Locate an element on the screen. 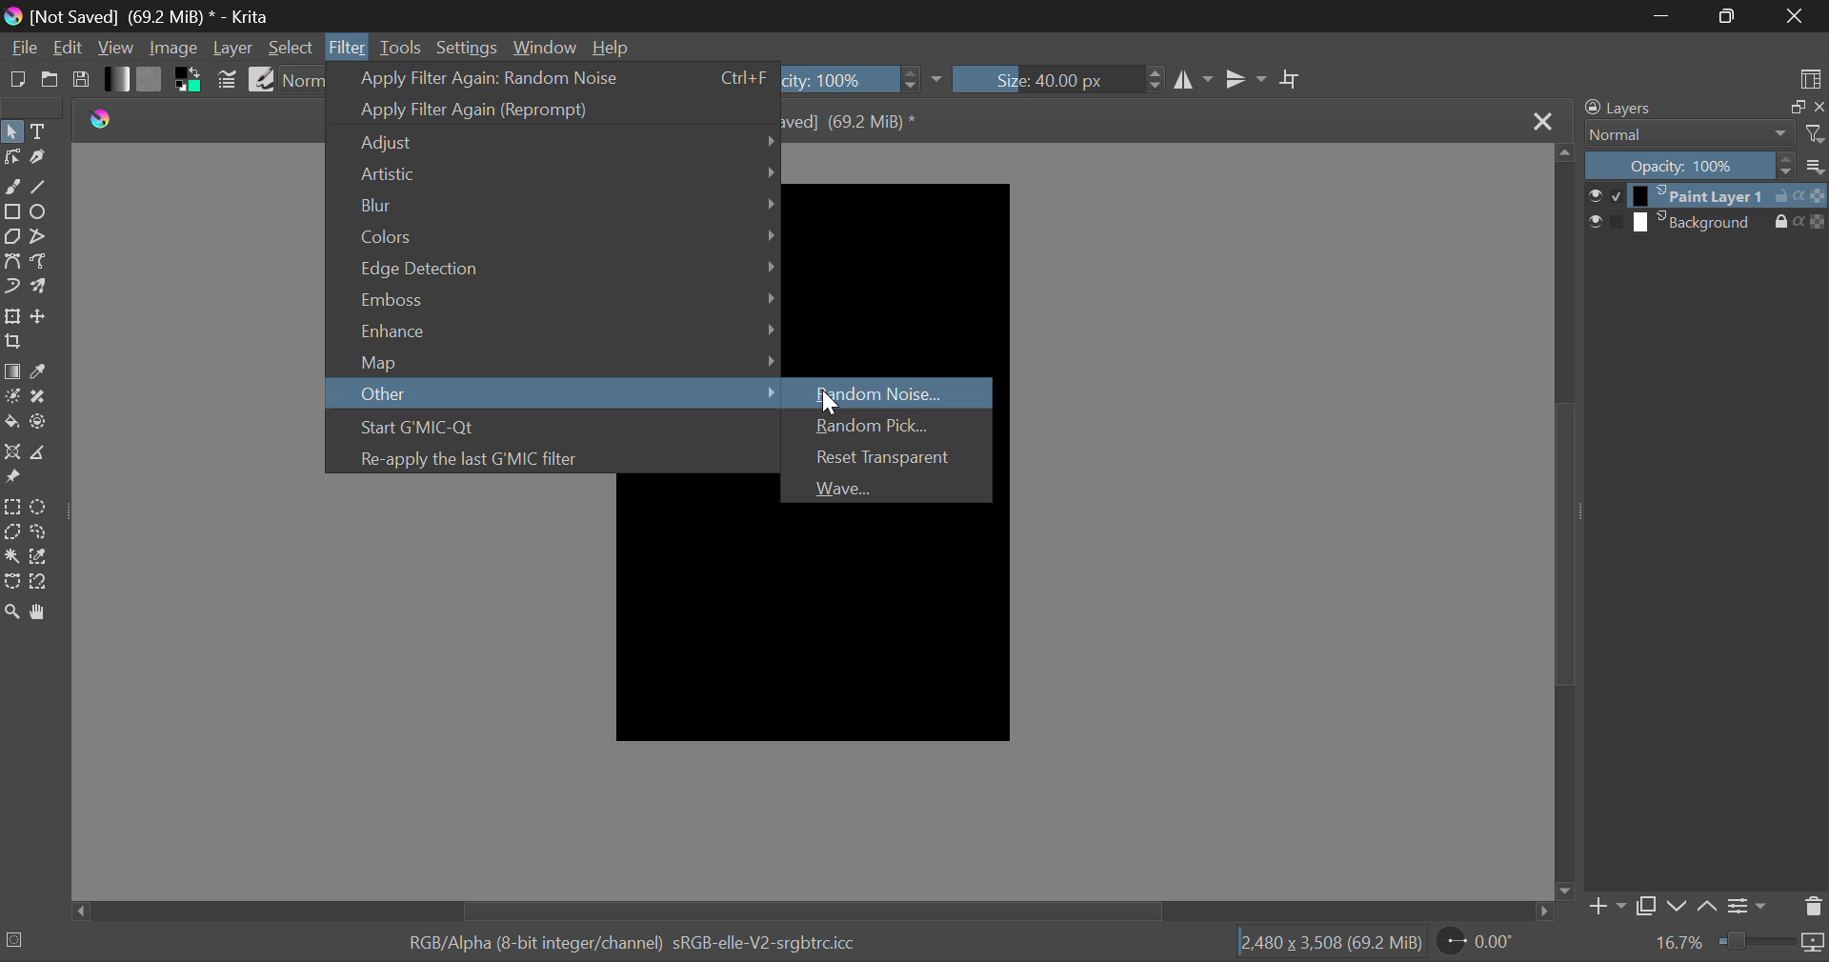 The height and width of the screenshot is (962, 1829). rgb/alpha (8-bit integer/channel) srgb-elle-v2-srgbtrc.icc is located at coordinates (642, 945).